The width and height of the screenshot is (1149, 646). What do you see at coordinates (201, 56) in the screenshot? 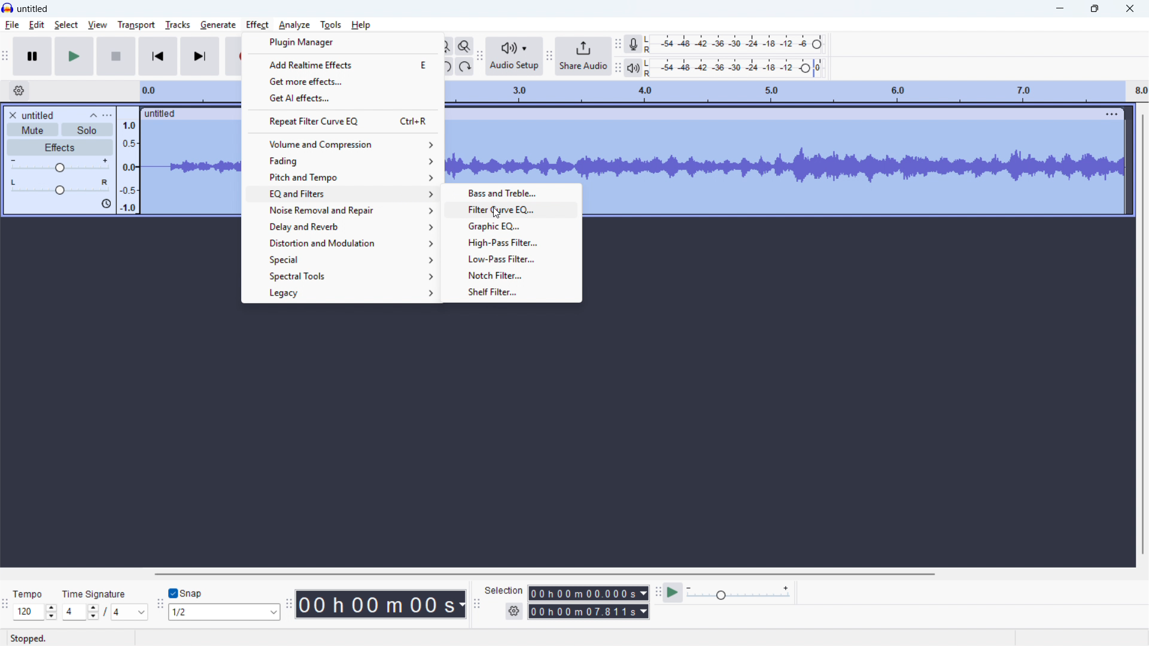
I see `skip to end` at bounding box center [201, 56].